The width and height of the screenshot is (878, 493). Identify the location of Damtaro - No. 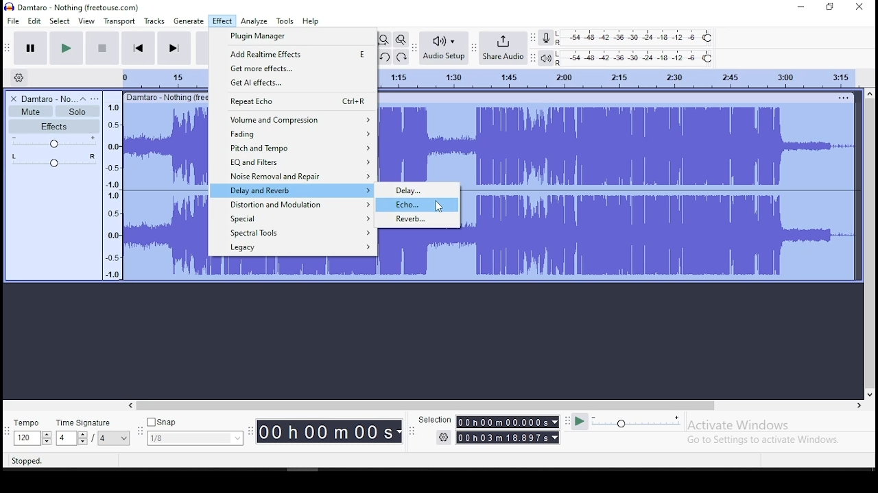
(49, 98).